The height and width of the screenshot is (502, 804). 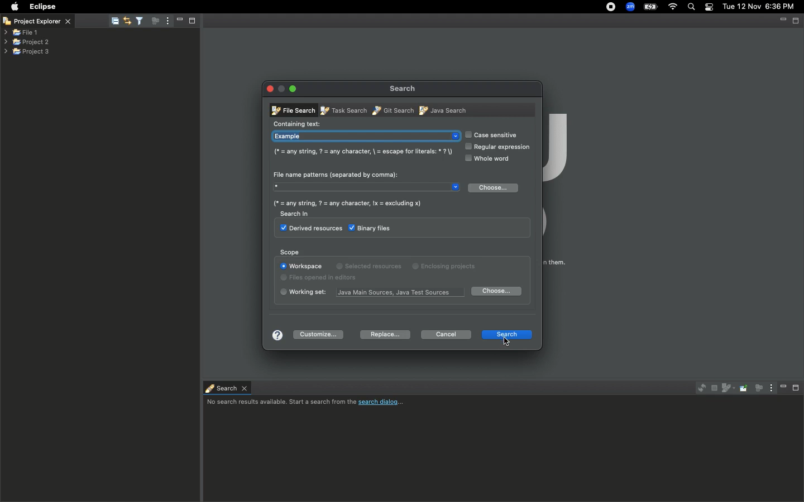 What do you see at coordinates (404, 292) in the screenshot?
I see `Working set` at bounding box center [404, 292].